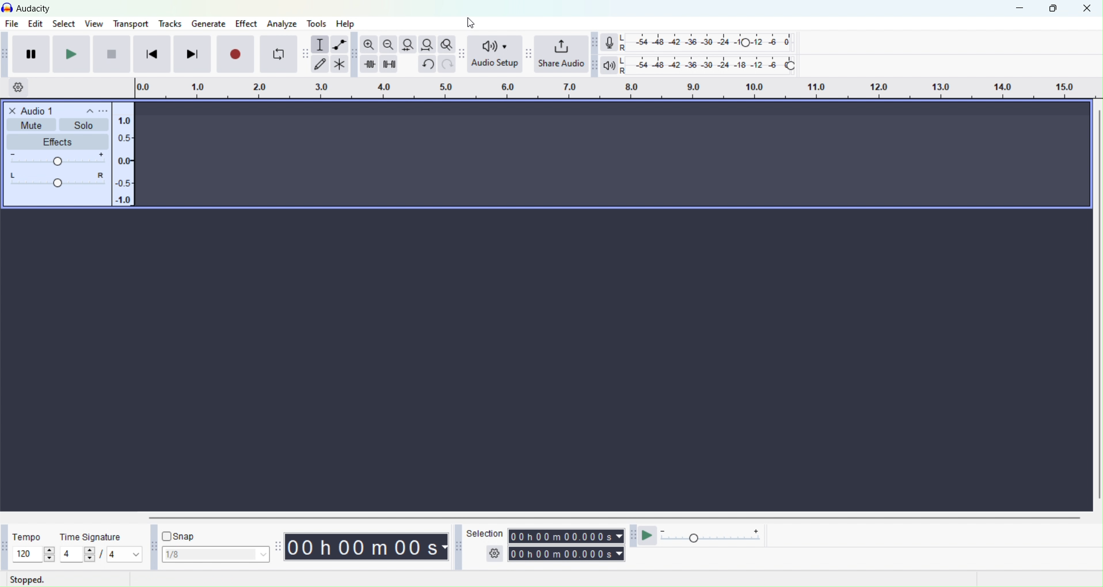 The width and height of the screenshot is (1103, 587). Describe the element at coordinates (486, 543) in the screenshot. I see `Selection` at that location.